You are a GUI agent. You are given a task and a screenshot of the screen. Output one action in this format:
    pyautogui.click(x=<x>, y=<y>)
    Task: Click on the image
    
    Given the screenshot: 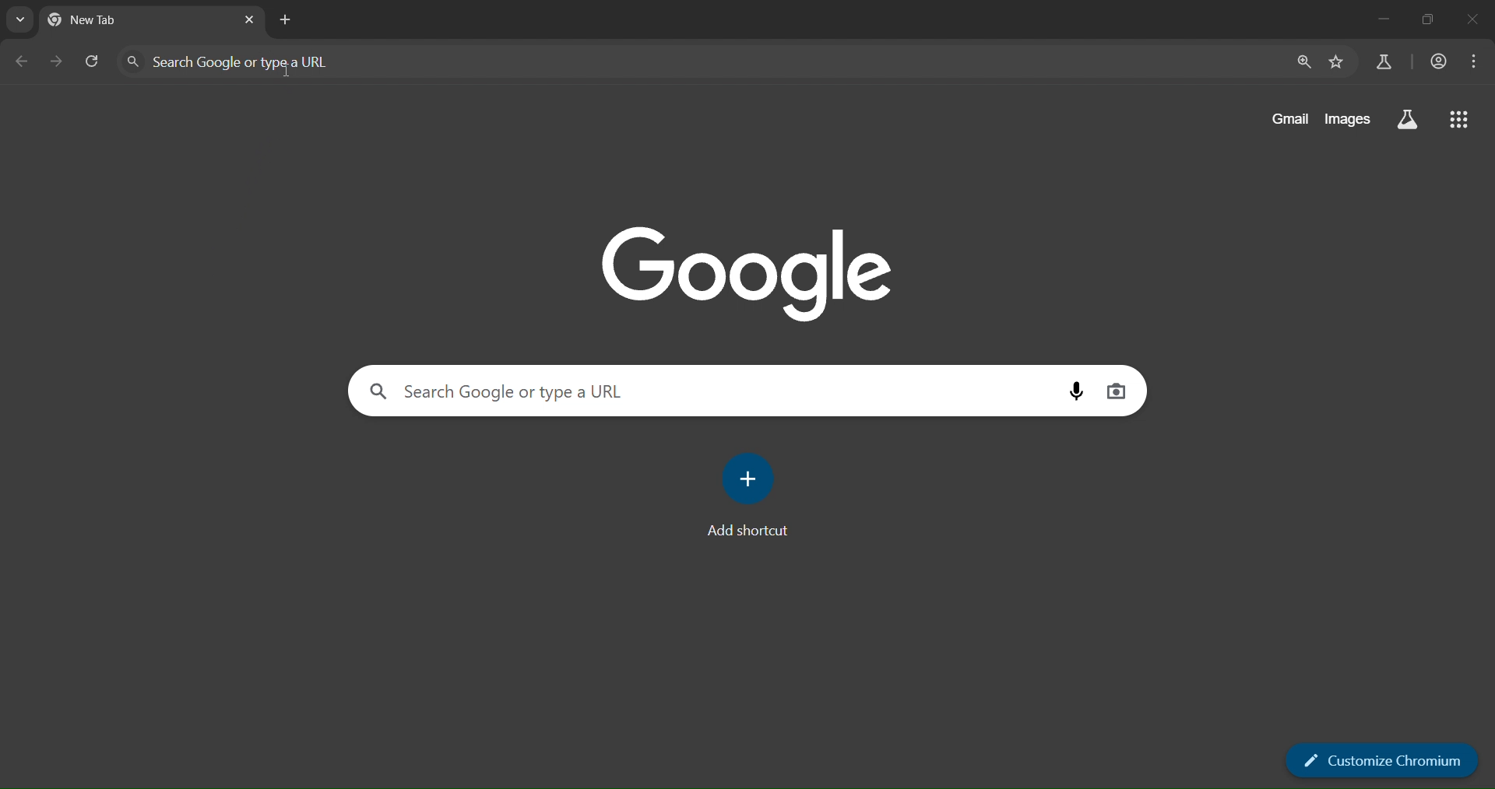 What is the action you would take?
    pyautogui.click(x=758, y=275)
    